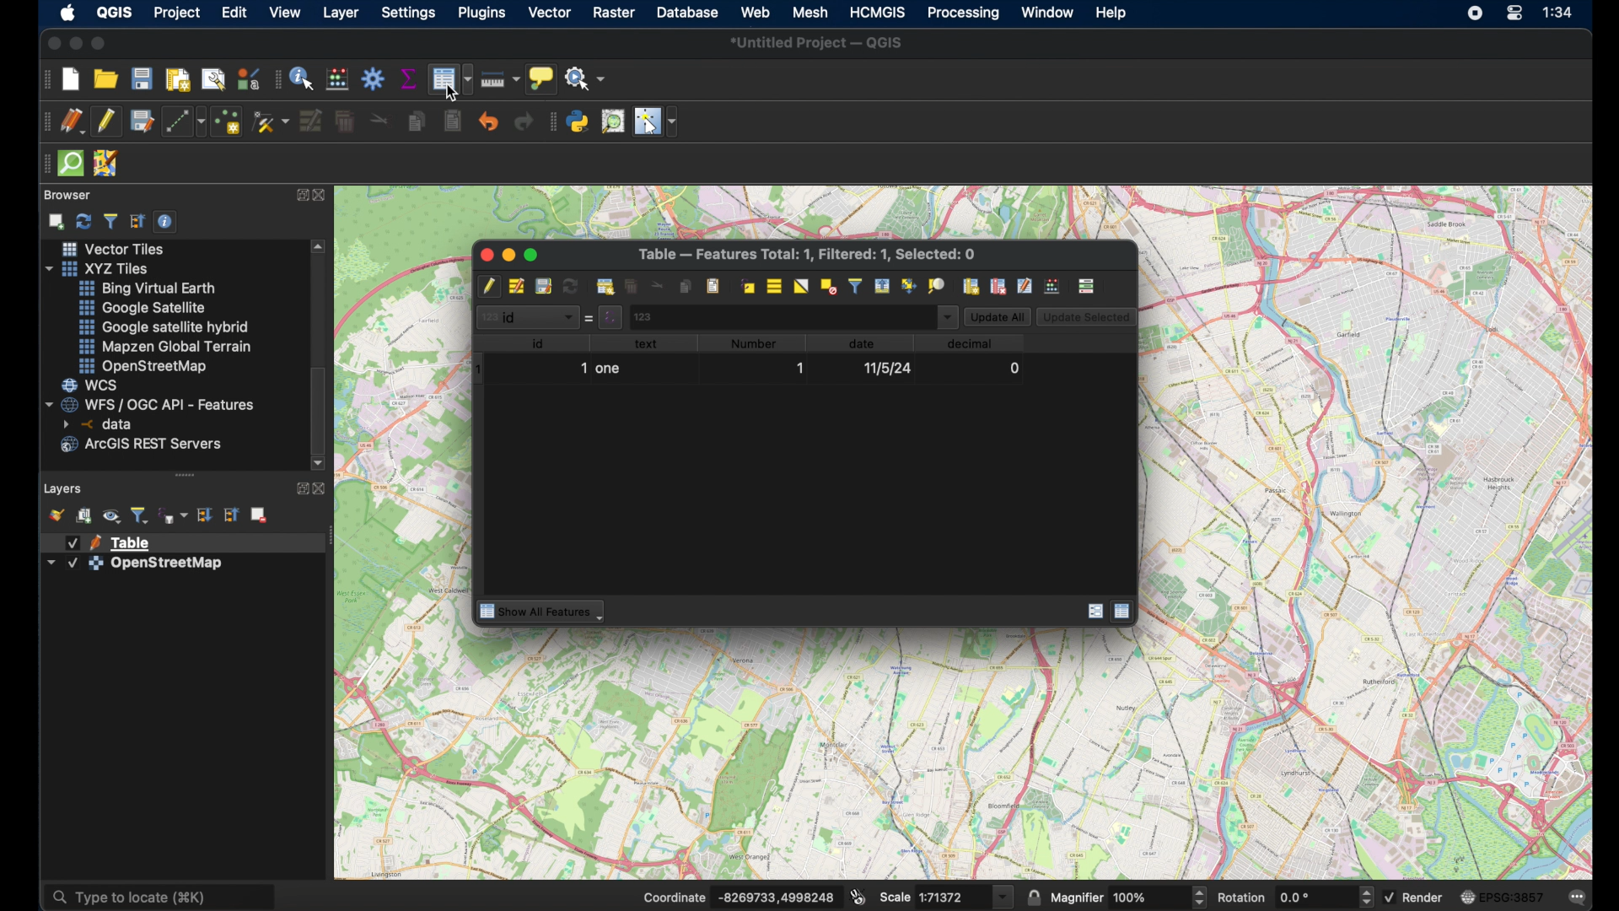 The image size is (1619, 911). Describe the element at coordinates (828, 288) in the screenshot. I see `deselect all features from layer` at that location.